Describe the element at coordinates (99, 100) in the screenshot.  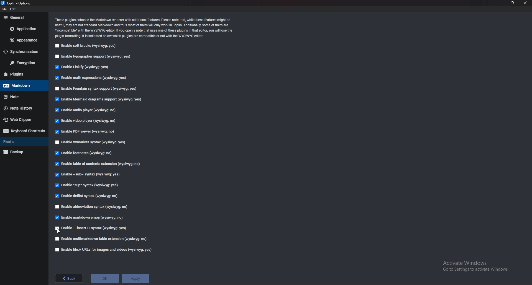
I see `enable mermaid diagrams support` at that location.